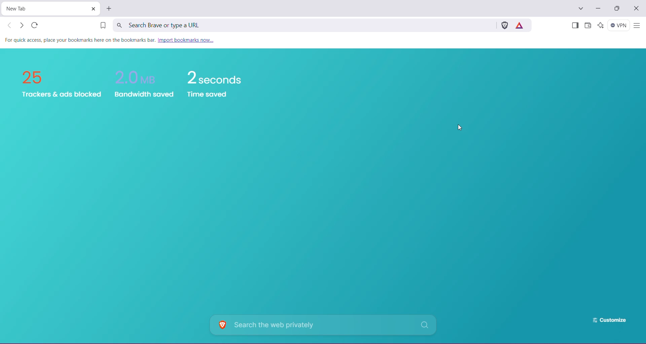  I want to click on cursor, so click(458, 127).